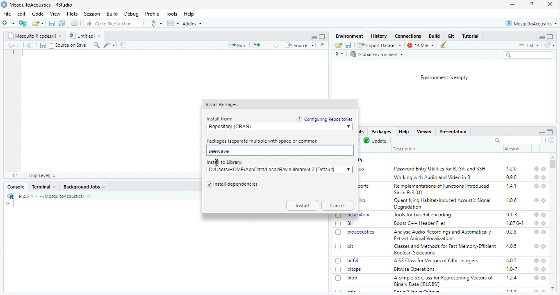 Image resolution: width=560 pixels, height=295 pixels. What do you see at coordinates (75, 23) in the screenshot?
I see `print` at bounding box center [75, 23].